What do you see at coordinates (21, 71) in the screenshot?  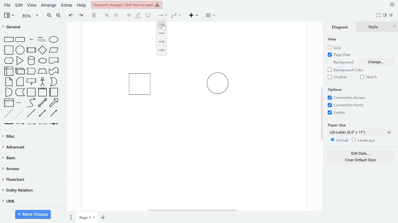 I see `cube` at bounding box center [21, 71].